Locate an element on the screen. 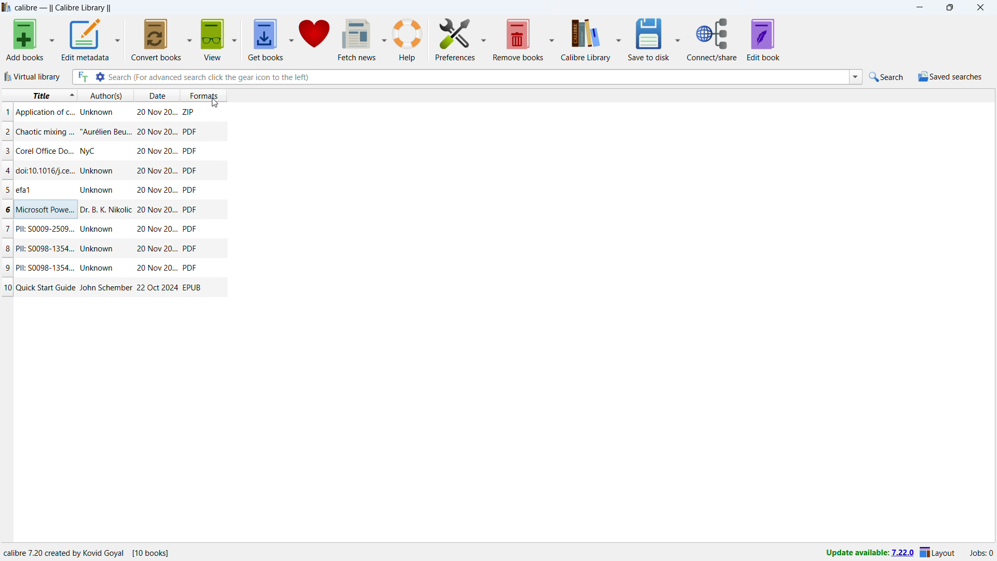  Update available: 7.22.0 is located at coordinates (867, 552).